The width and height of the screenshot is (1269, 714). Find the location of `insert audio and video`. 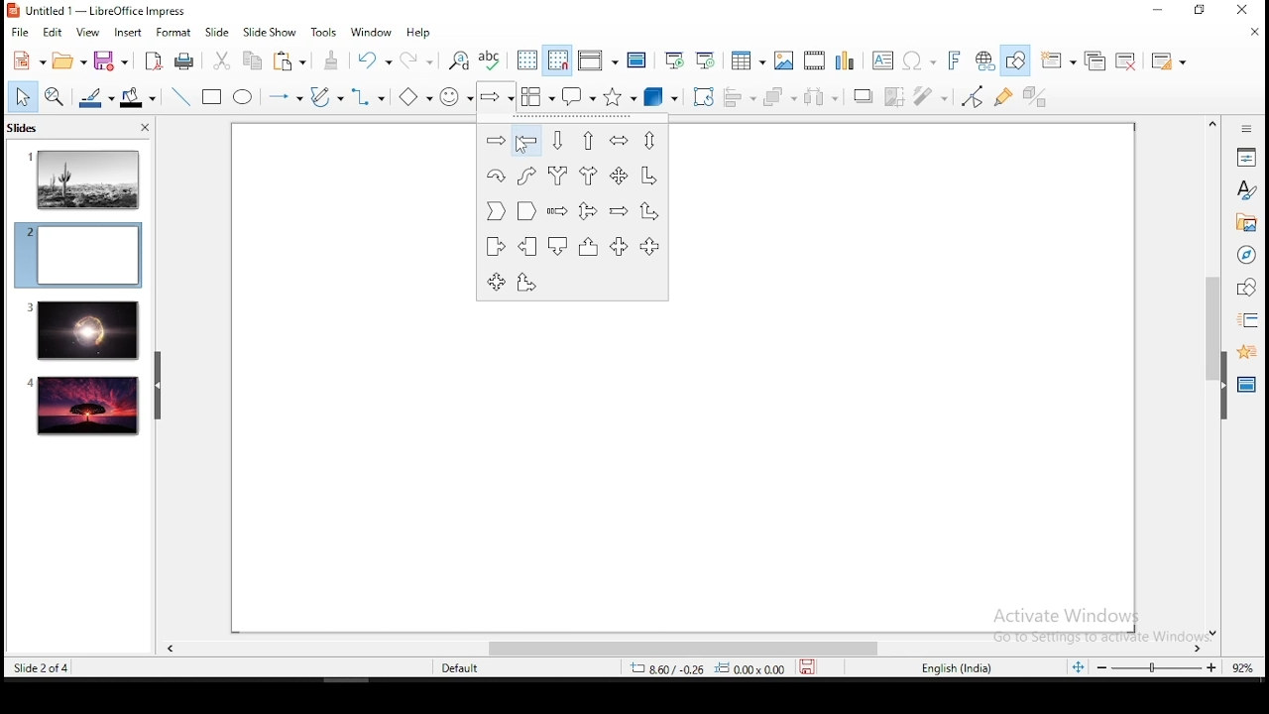

insert audio and video is located at coordinates (816, 61).